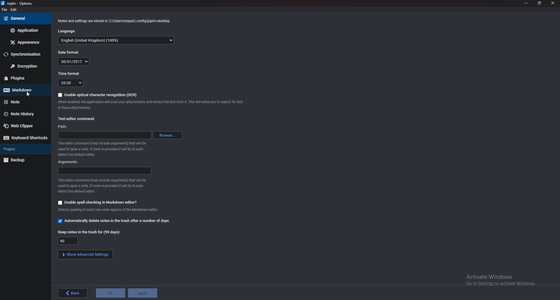 The image size is (560, 300). I want to click on Info, so click(114, 20).